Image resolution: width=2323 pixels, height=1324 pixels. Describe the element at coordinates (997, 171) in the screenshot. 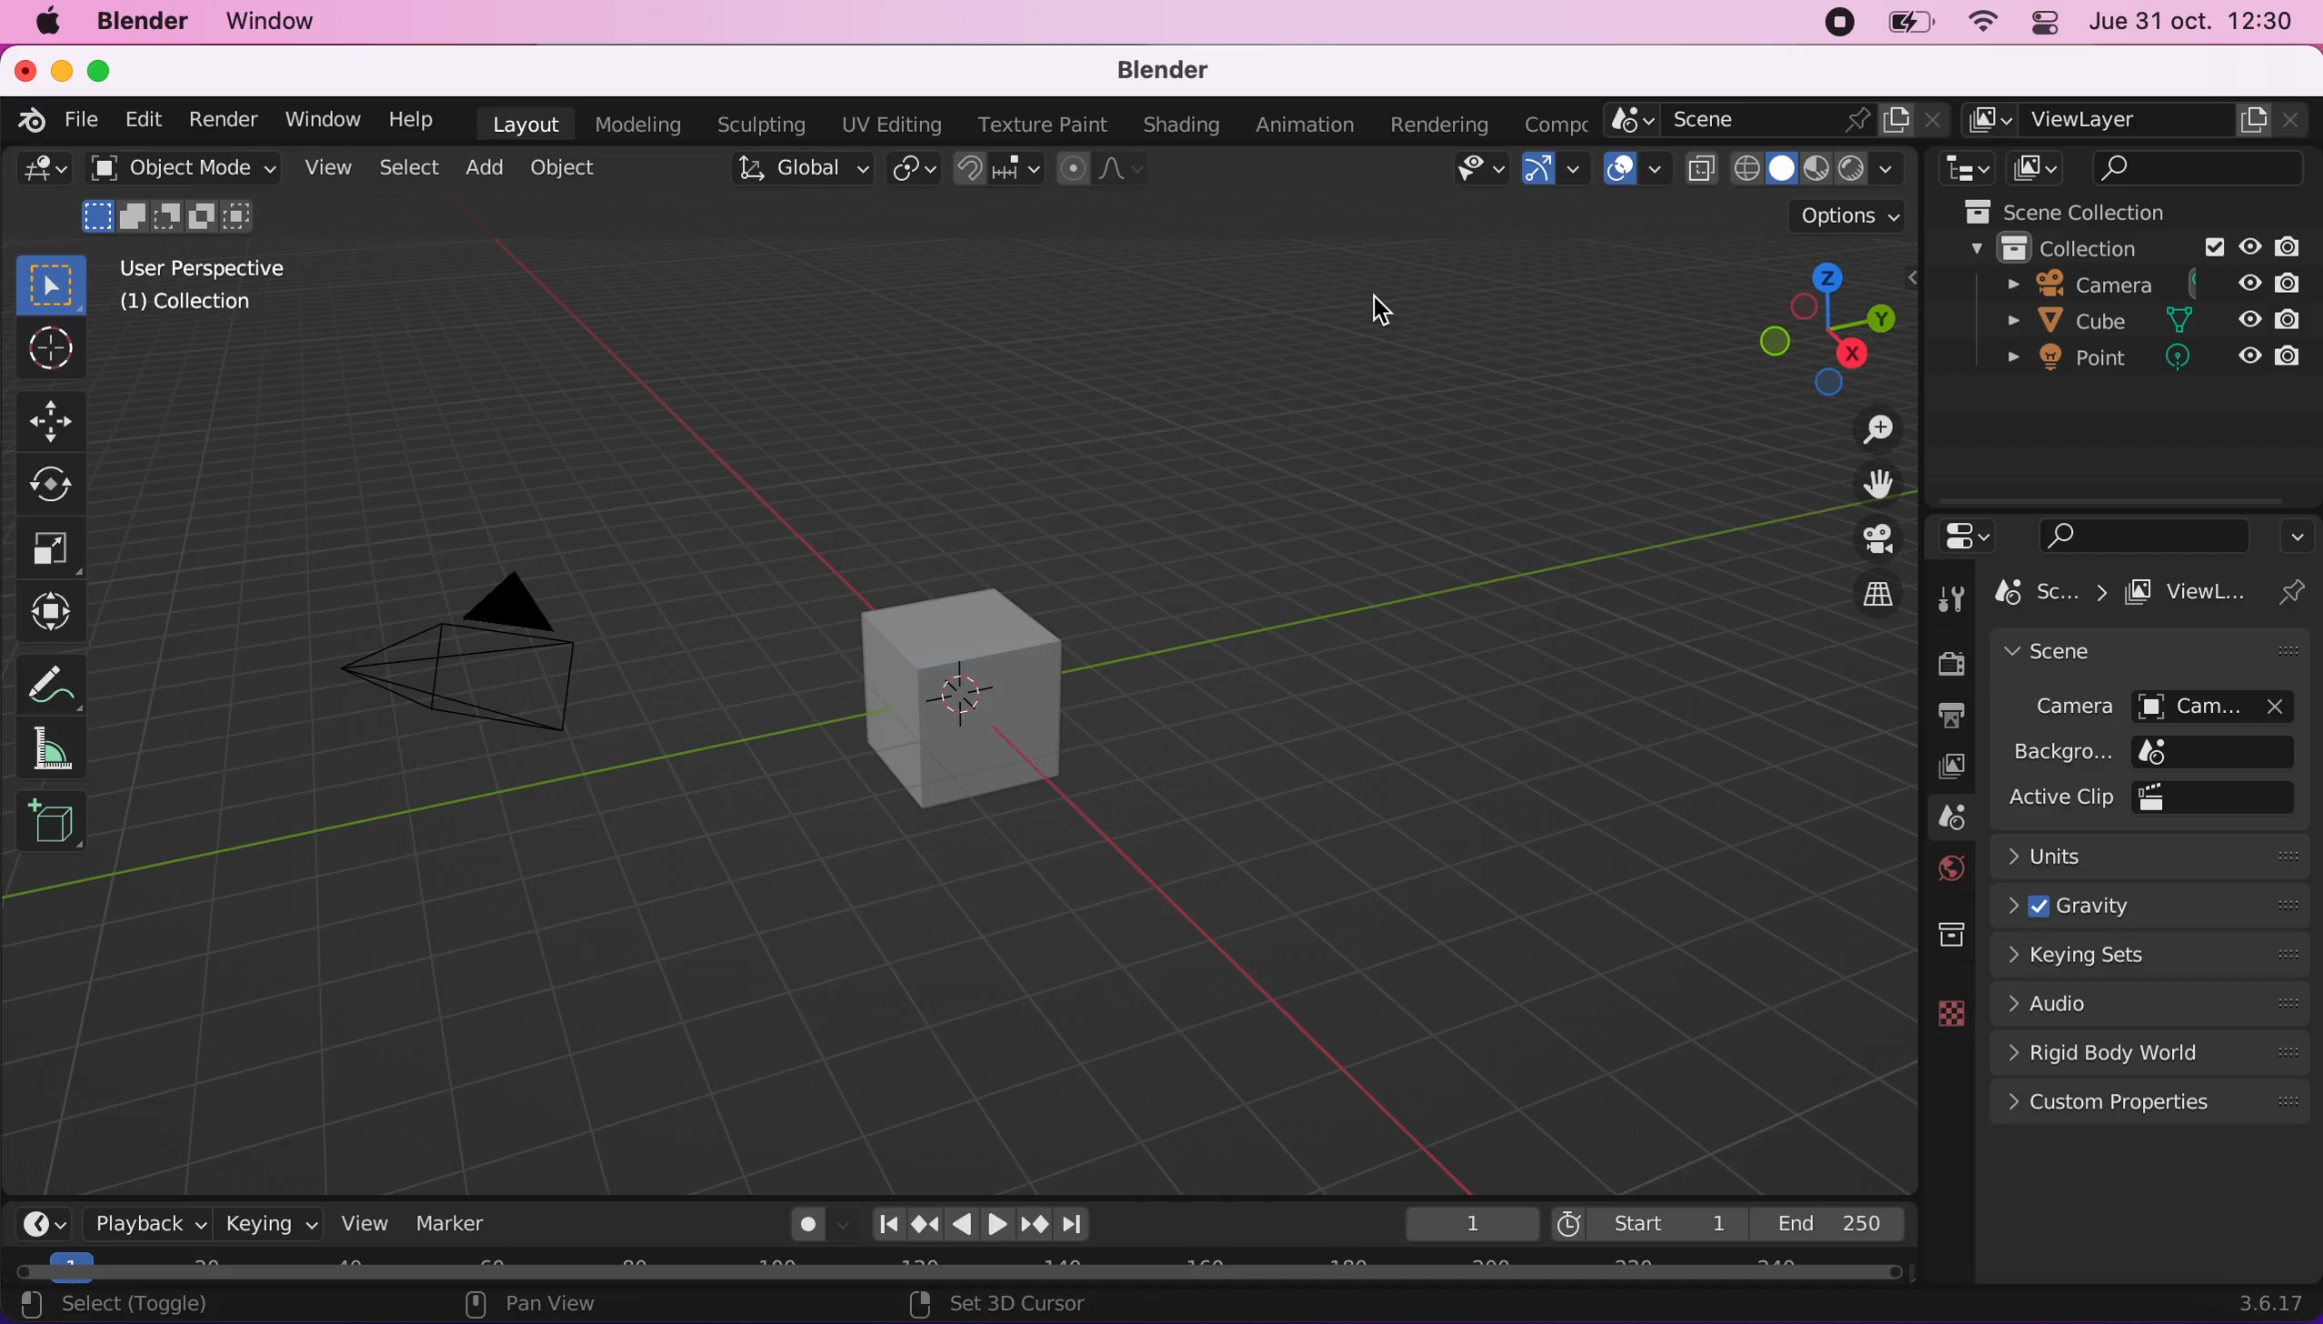

I see `snapping` at that location.